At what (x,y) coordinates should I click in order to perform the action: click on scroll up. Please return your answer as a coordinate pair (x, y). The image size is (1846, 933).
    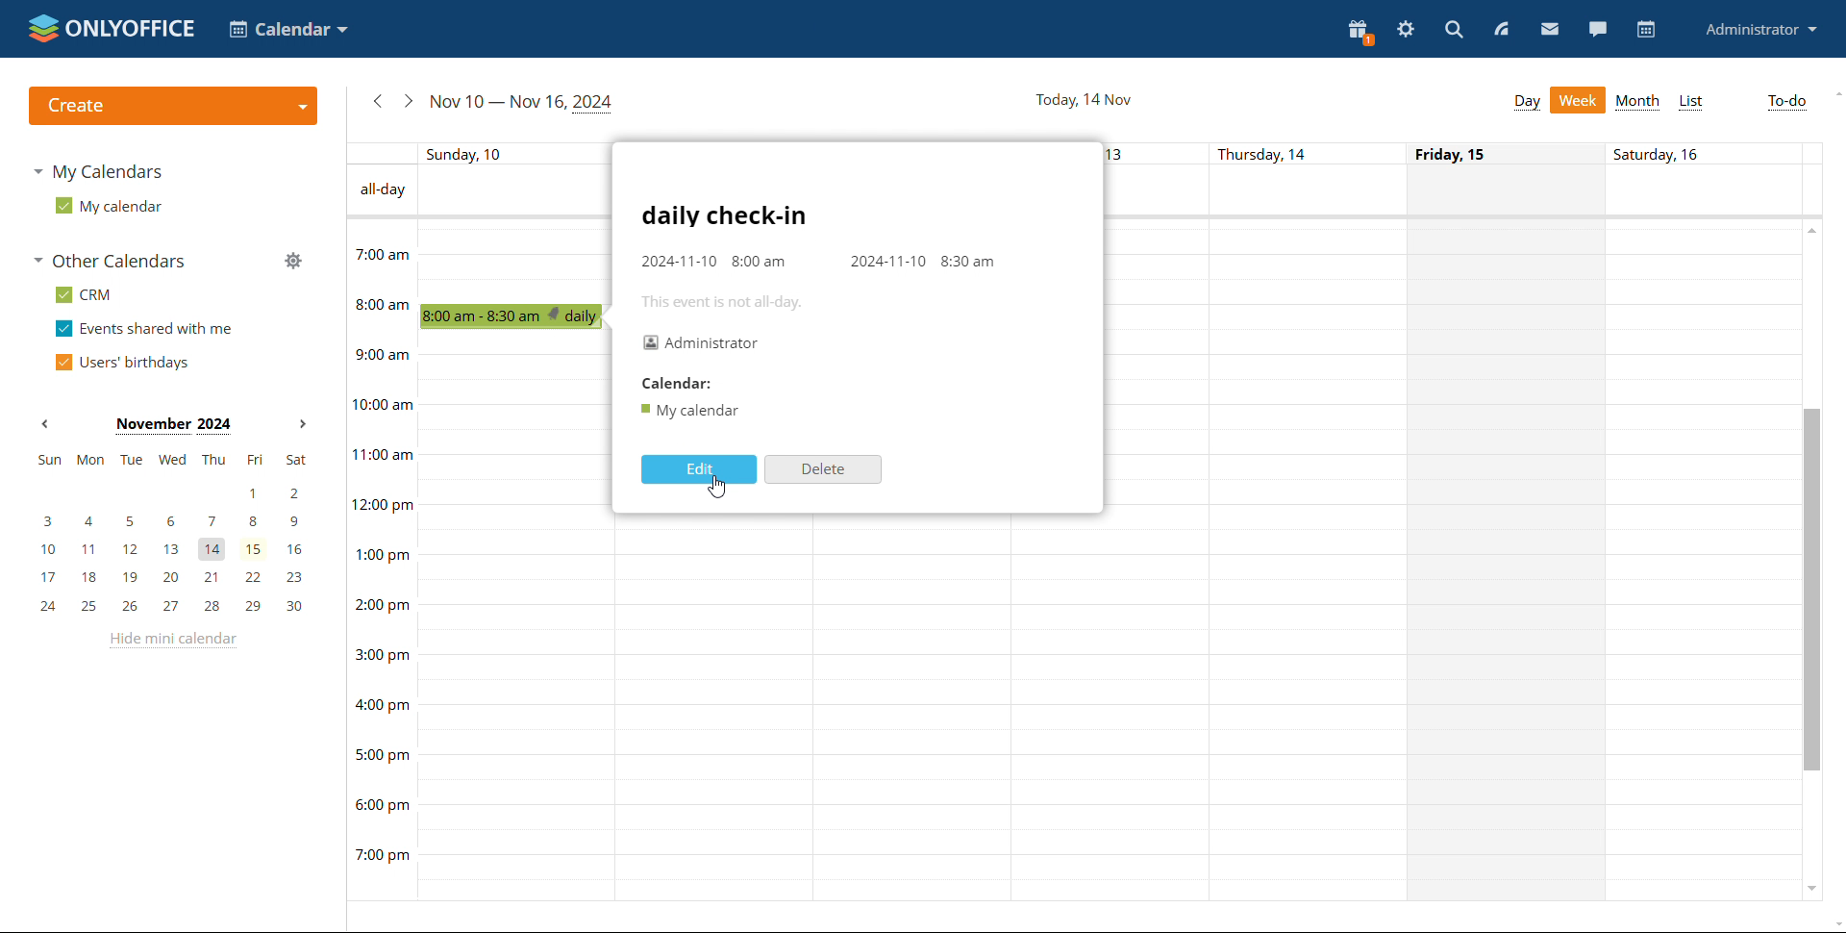
    Looking at the image, I should click on (1813, 229).